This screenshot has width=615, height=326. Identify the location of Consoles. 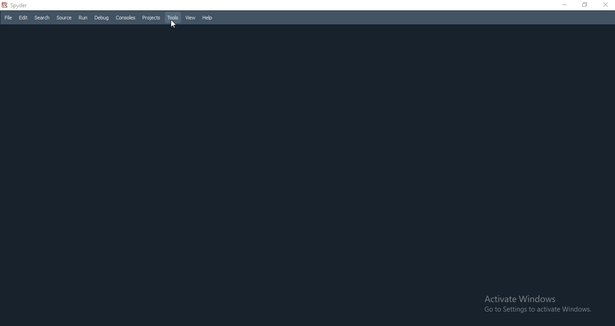
(126, 18).